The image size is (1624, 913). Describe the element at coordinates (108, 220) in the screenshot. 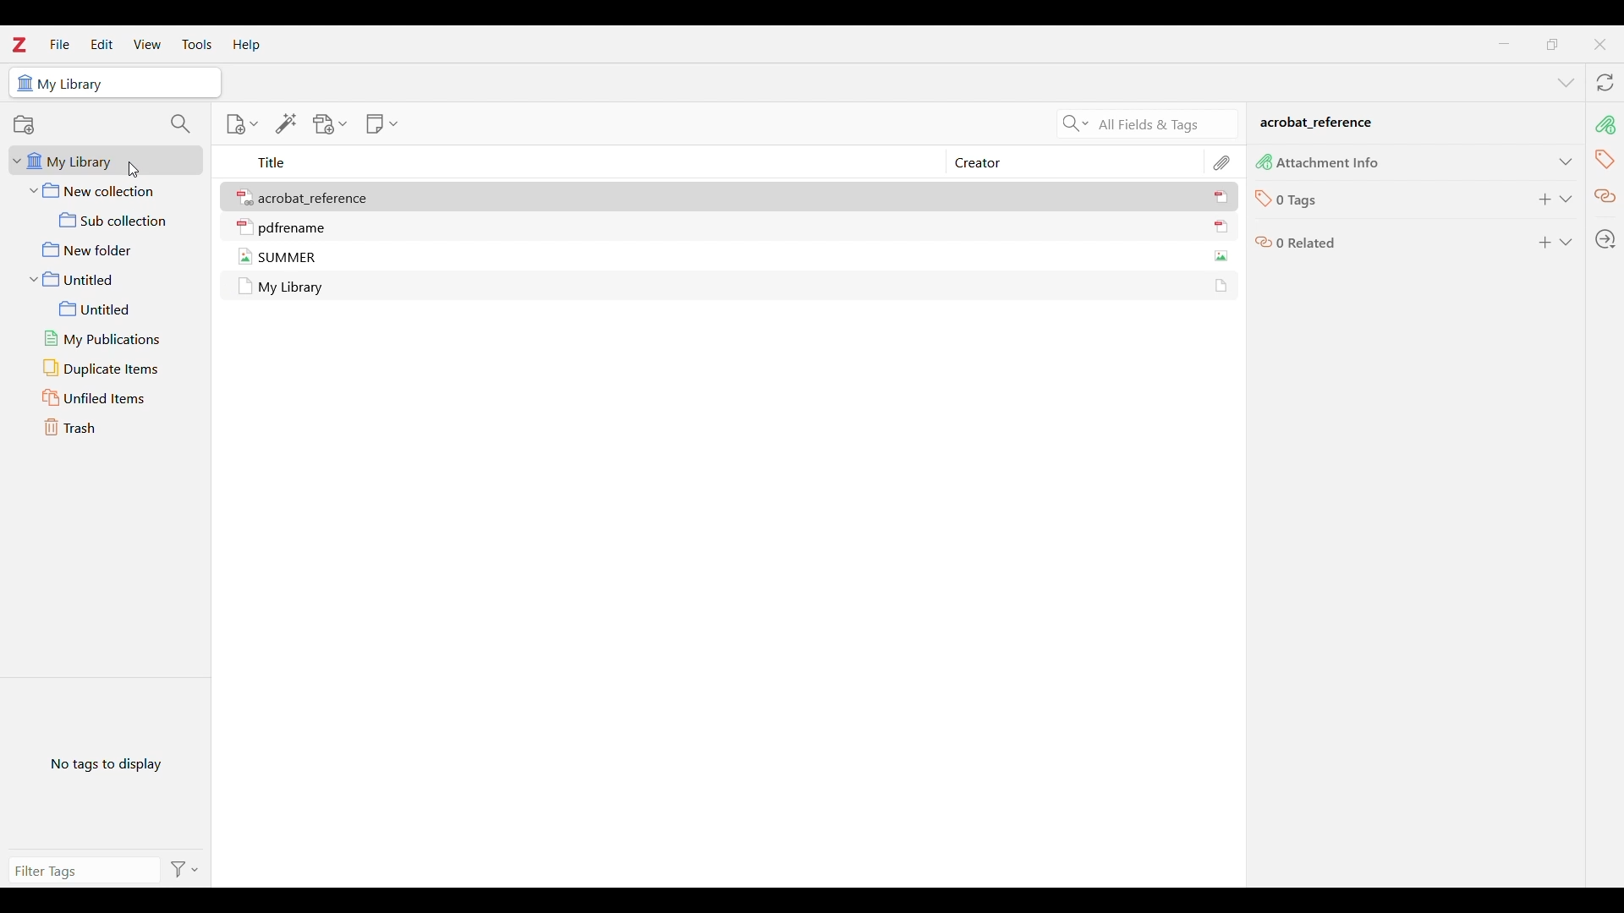

I see `Sub collection` at that location.